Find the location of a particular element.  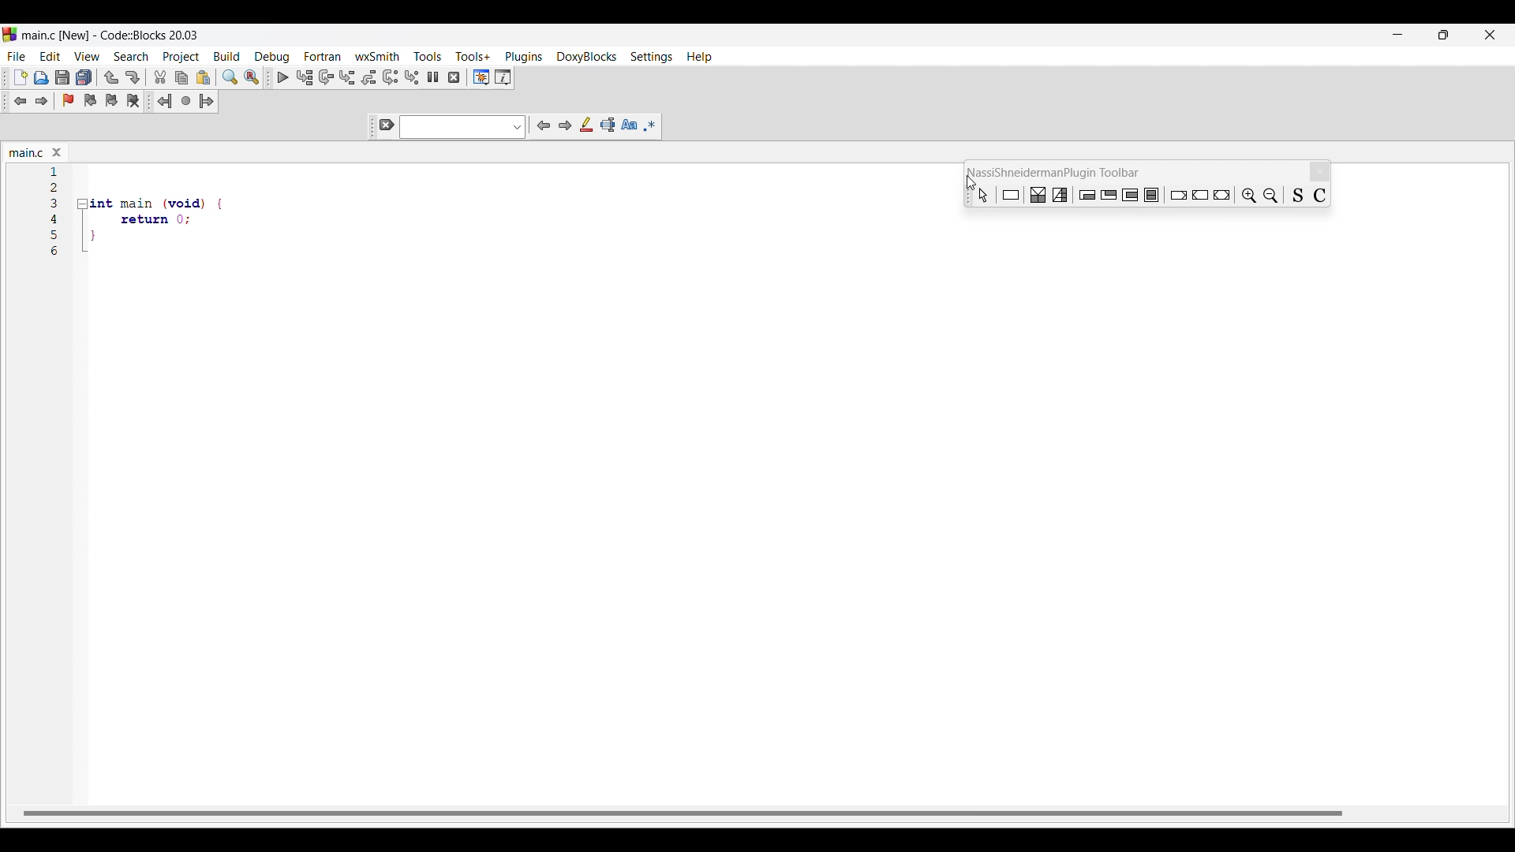

Tools+ menu is located at coordinates (473, 56).